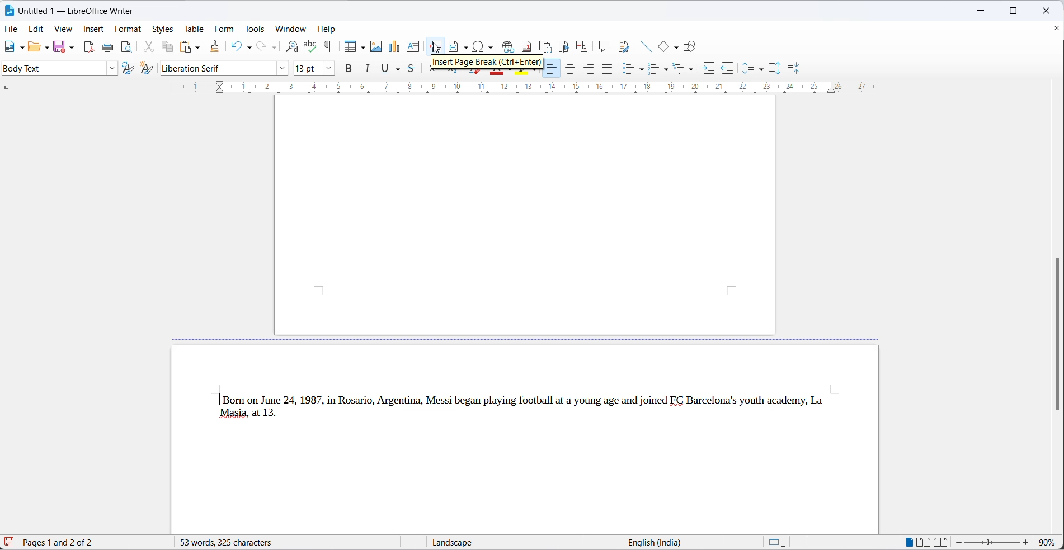  Describe the element at coordinates (589, 69) in the screenshot. I see `text align left` at that location.